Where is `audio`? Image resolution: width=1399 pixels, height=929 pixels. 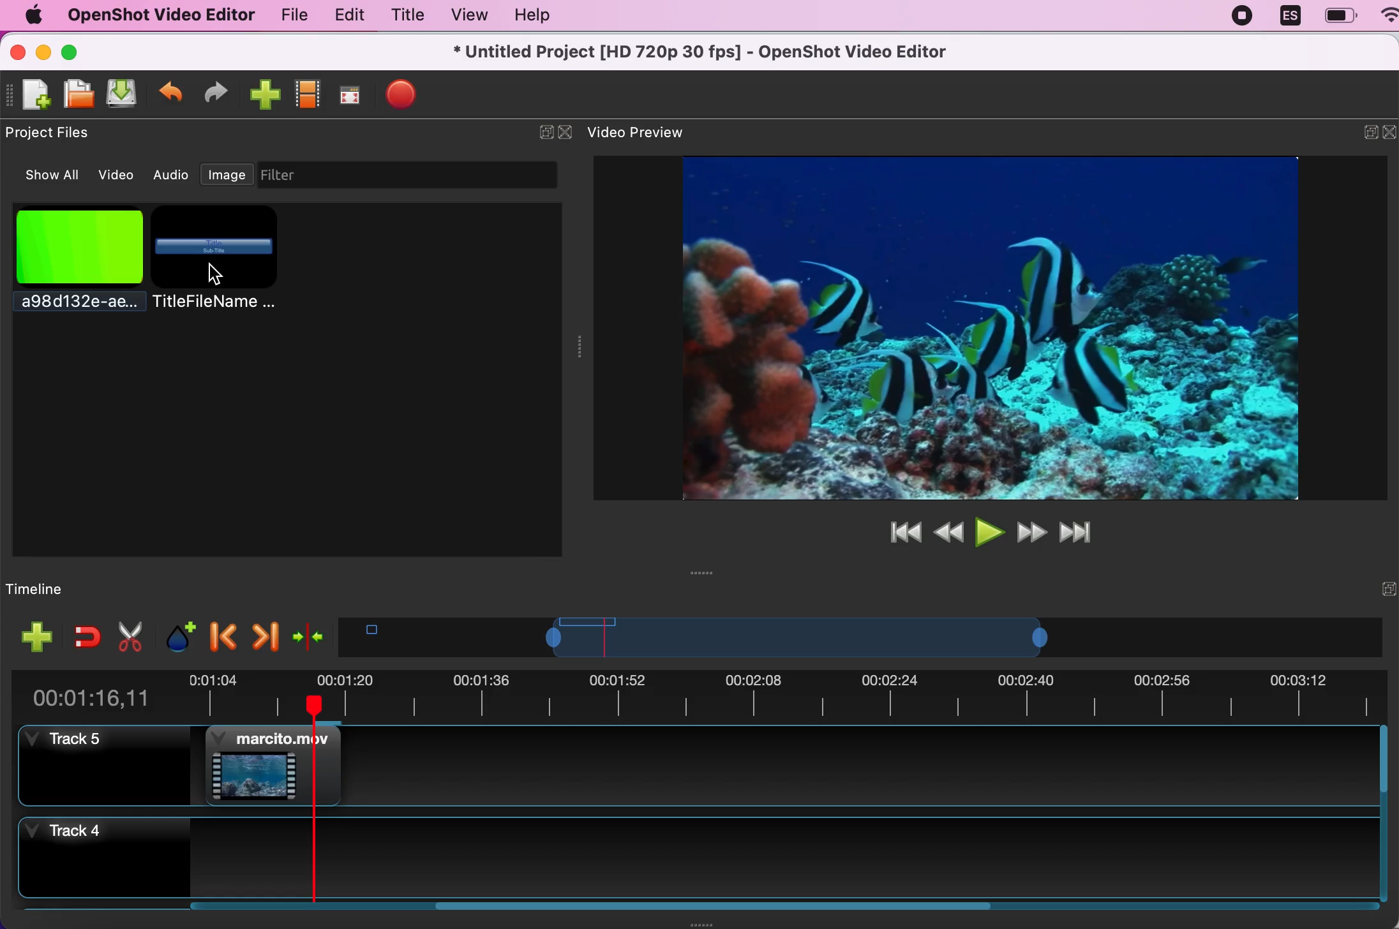
audio is located at coordinates (172, 175).